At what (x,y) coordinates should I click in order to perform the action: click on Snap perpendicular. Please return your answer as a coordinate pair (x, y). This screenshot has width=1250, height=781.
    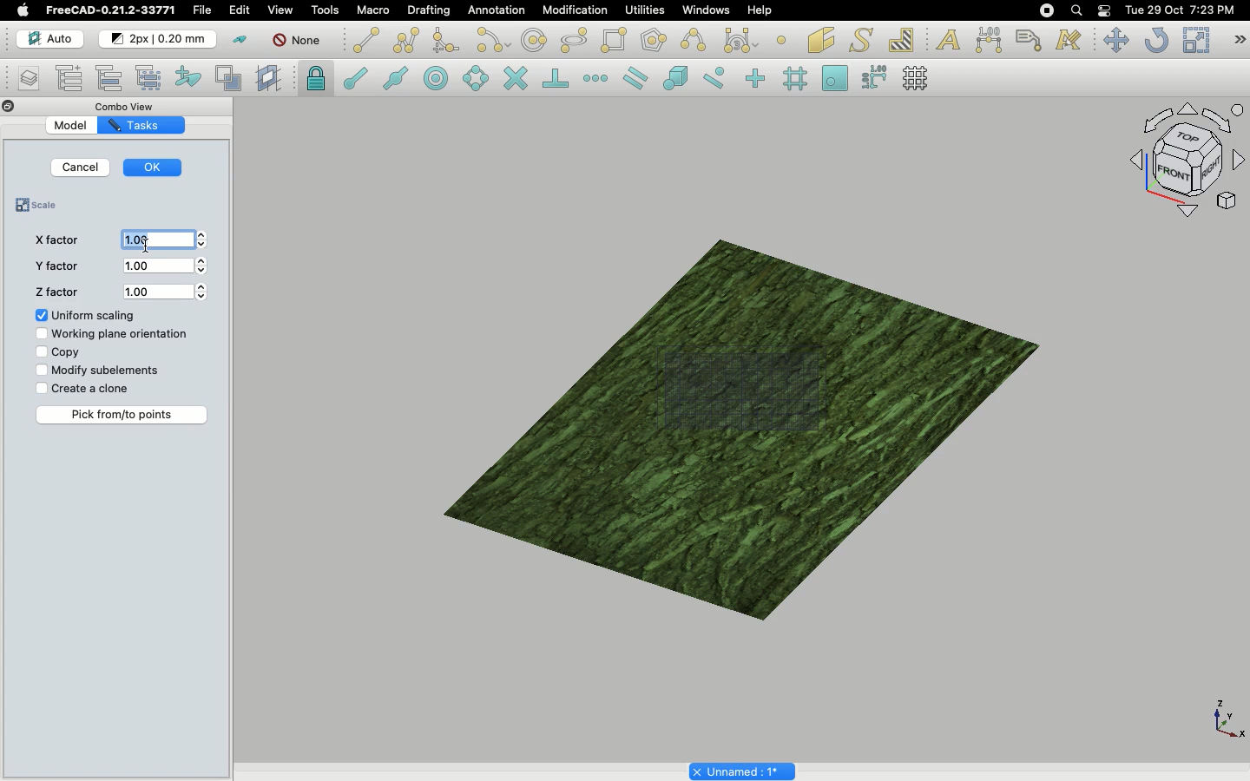
    Looking at the image, I should click on (553, 77).